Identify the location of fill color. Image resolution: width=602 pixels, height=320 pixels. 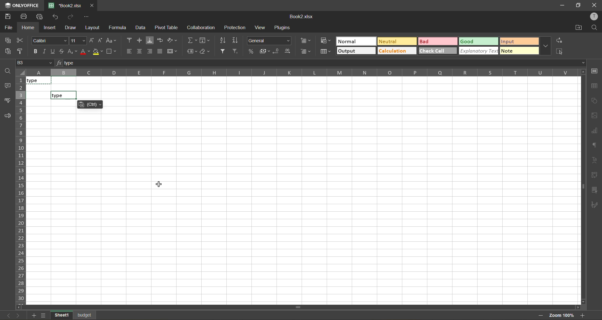
(98, 51).